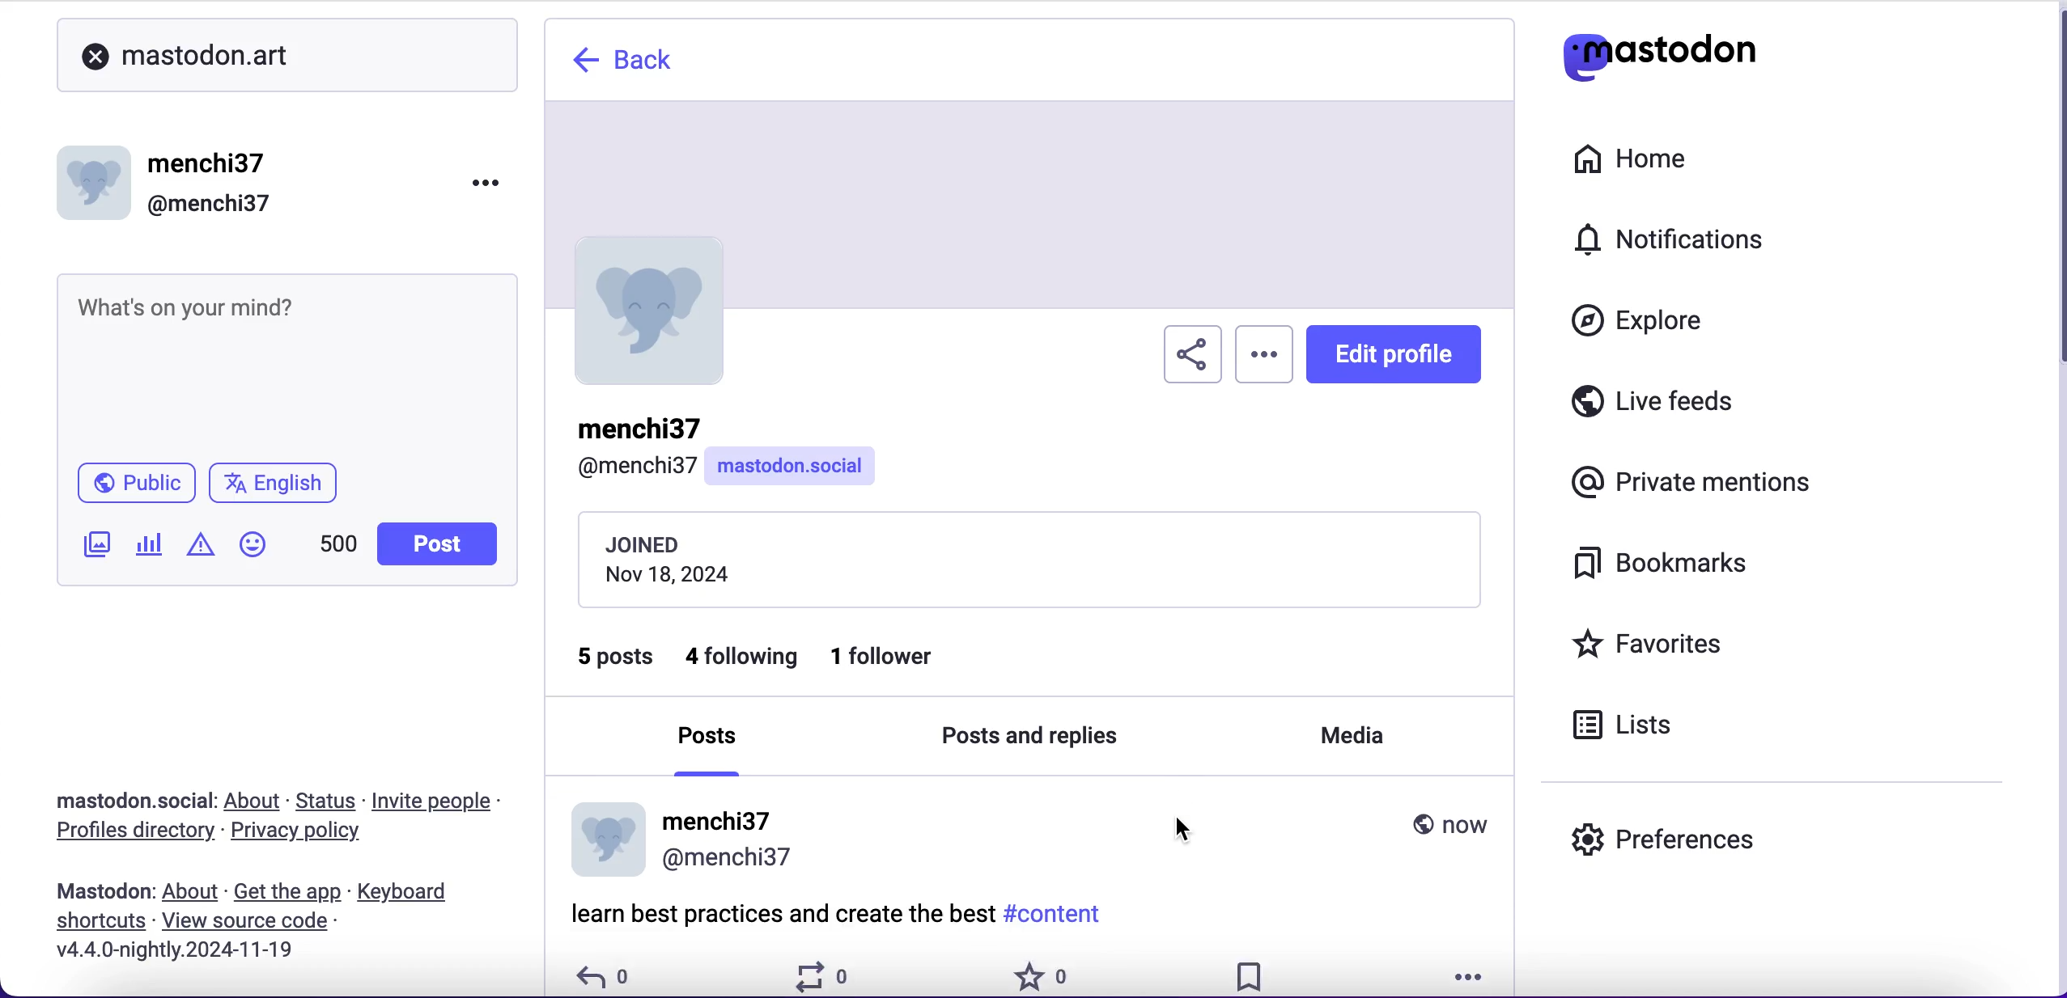 This screenshot has height=998, width=2067. I want to click on public, so click(138, 484).